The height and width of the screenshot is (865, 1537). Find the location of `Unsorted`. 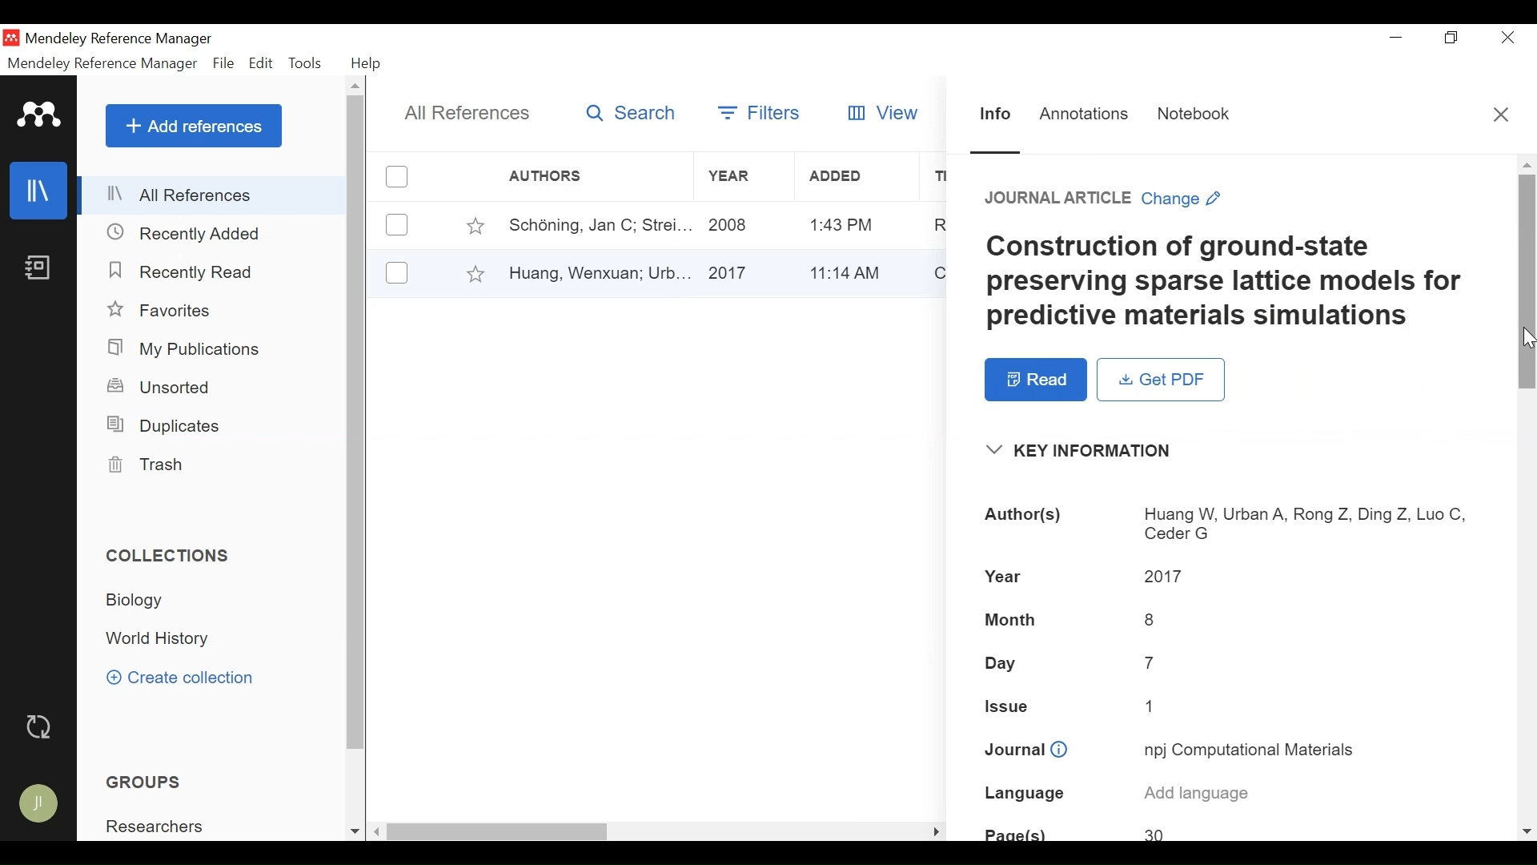

Unsorted is located at coordinates (161, 387).